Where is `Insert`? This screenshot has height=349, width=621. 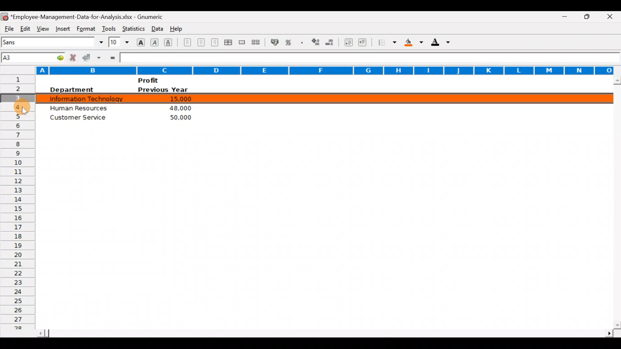 Insert is located at coordinates (62, 28).